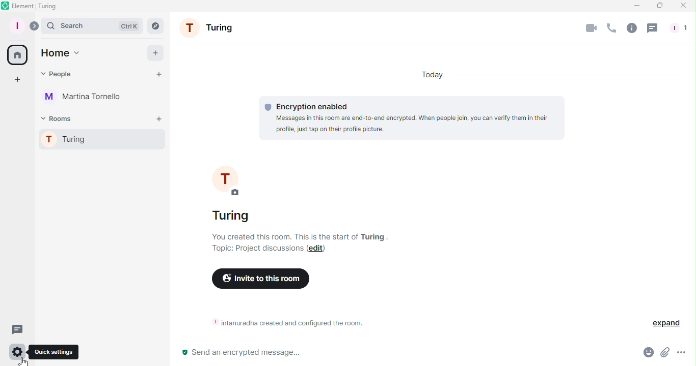  I want to click on Expand, so click(35, 27).